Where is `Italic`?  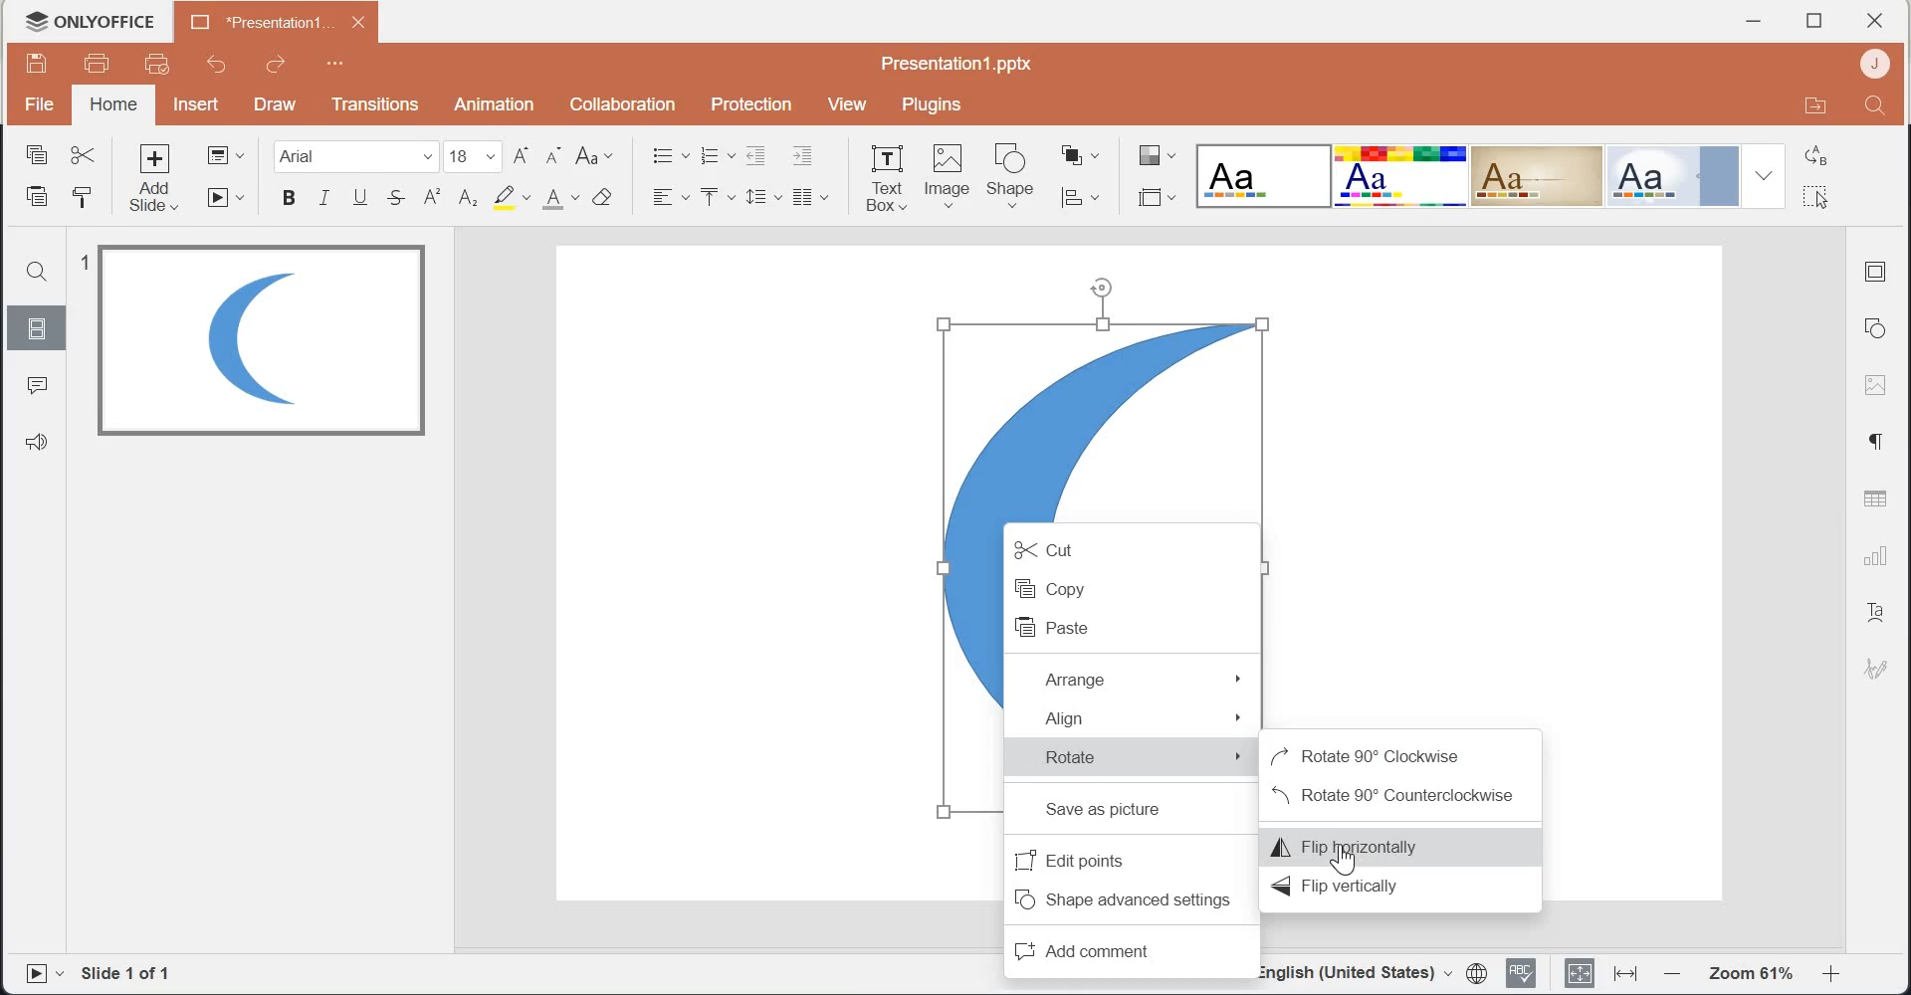
Italic is located at coordinates (326, 198).